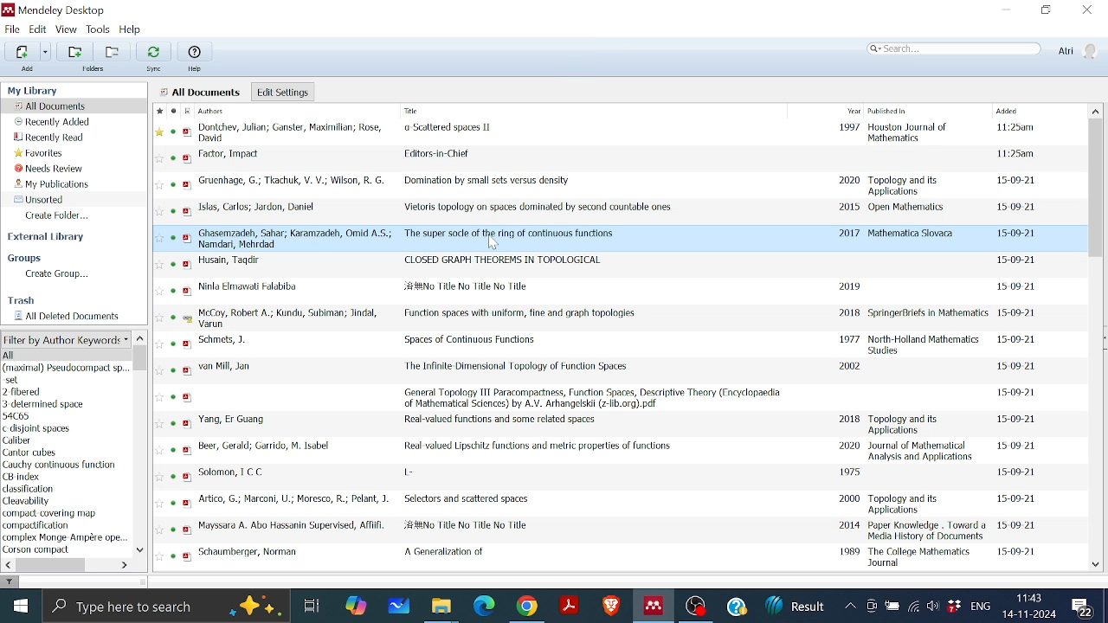  Describe the element at coordinates (10, 356) in the screenshot. I see `All` at that location.